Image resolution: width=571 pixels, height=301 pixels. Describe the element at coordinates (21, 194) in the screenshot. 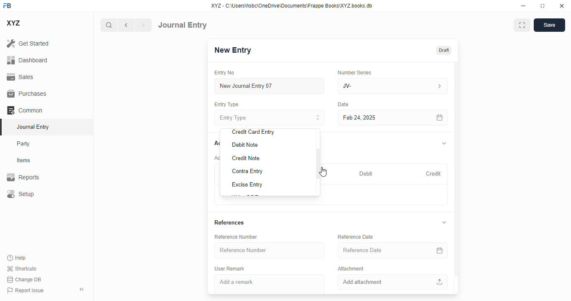

I see `setup` at that location.